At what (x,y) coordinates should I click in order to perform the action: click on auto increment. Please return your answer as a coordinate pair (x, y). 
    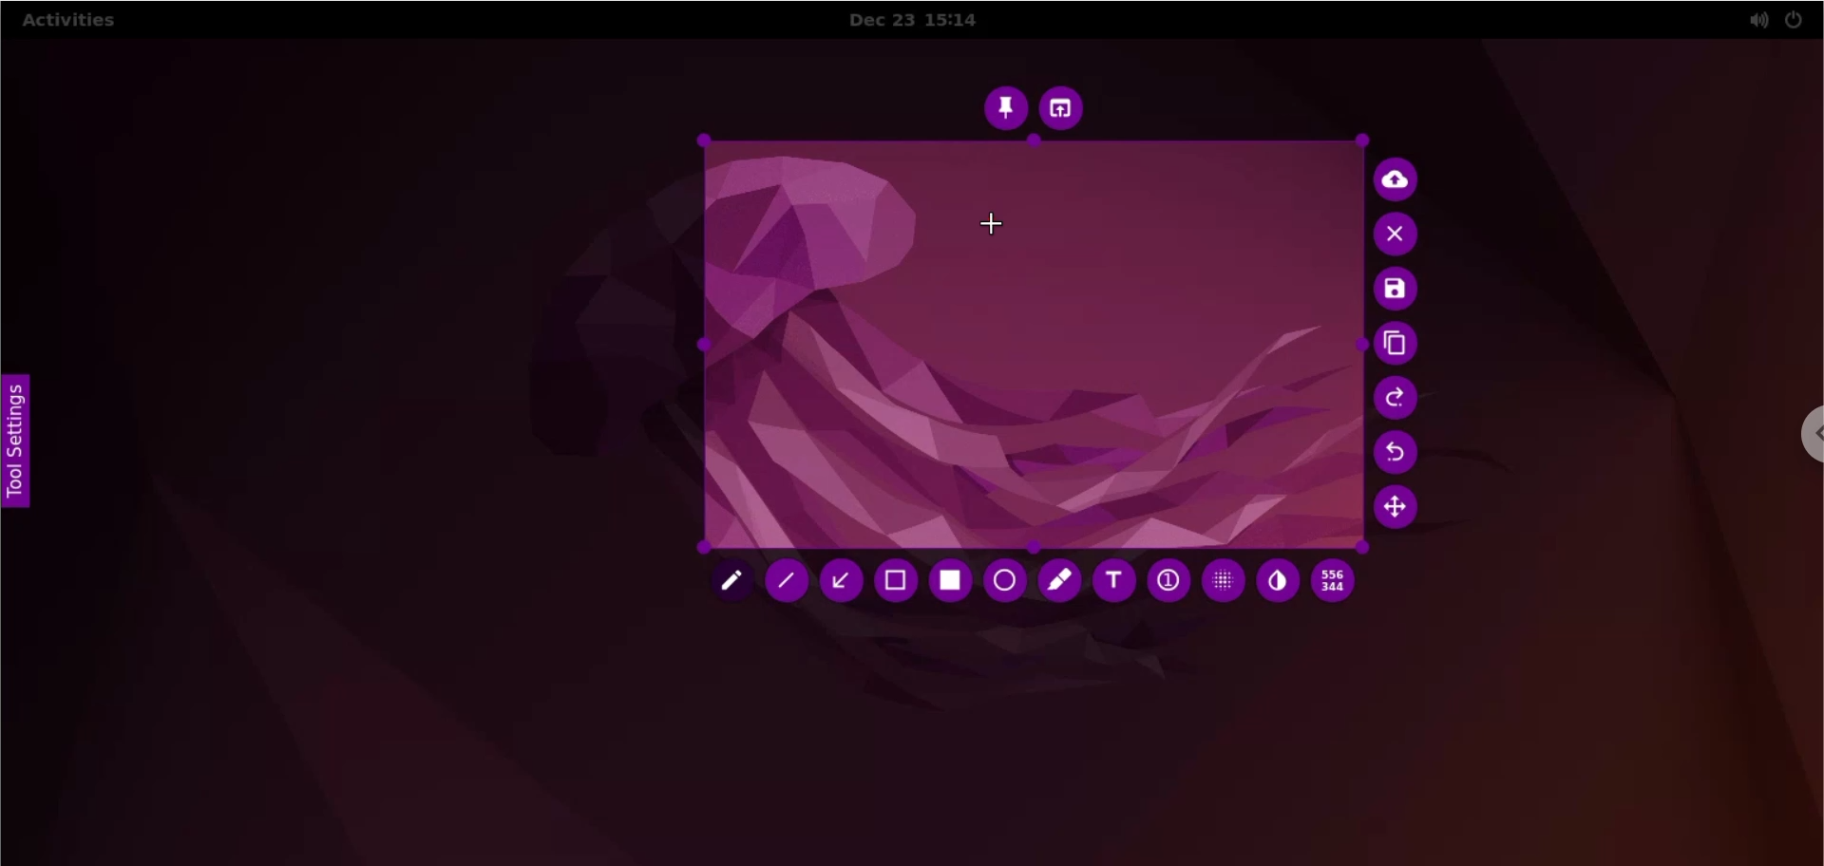
    Looking at the image, I should click on (1168, 580).